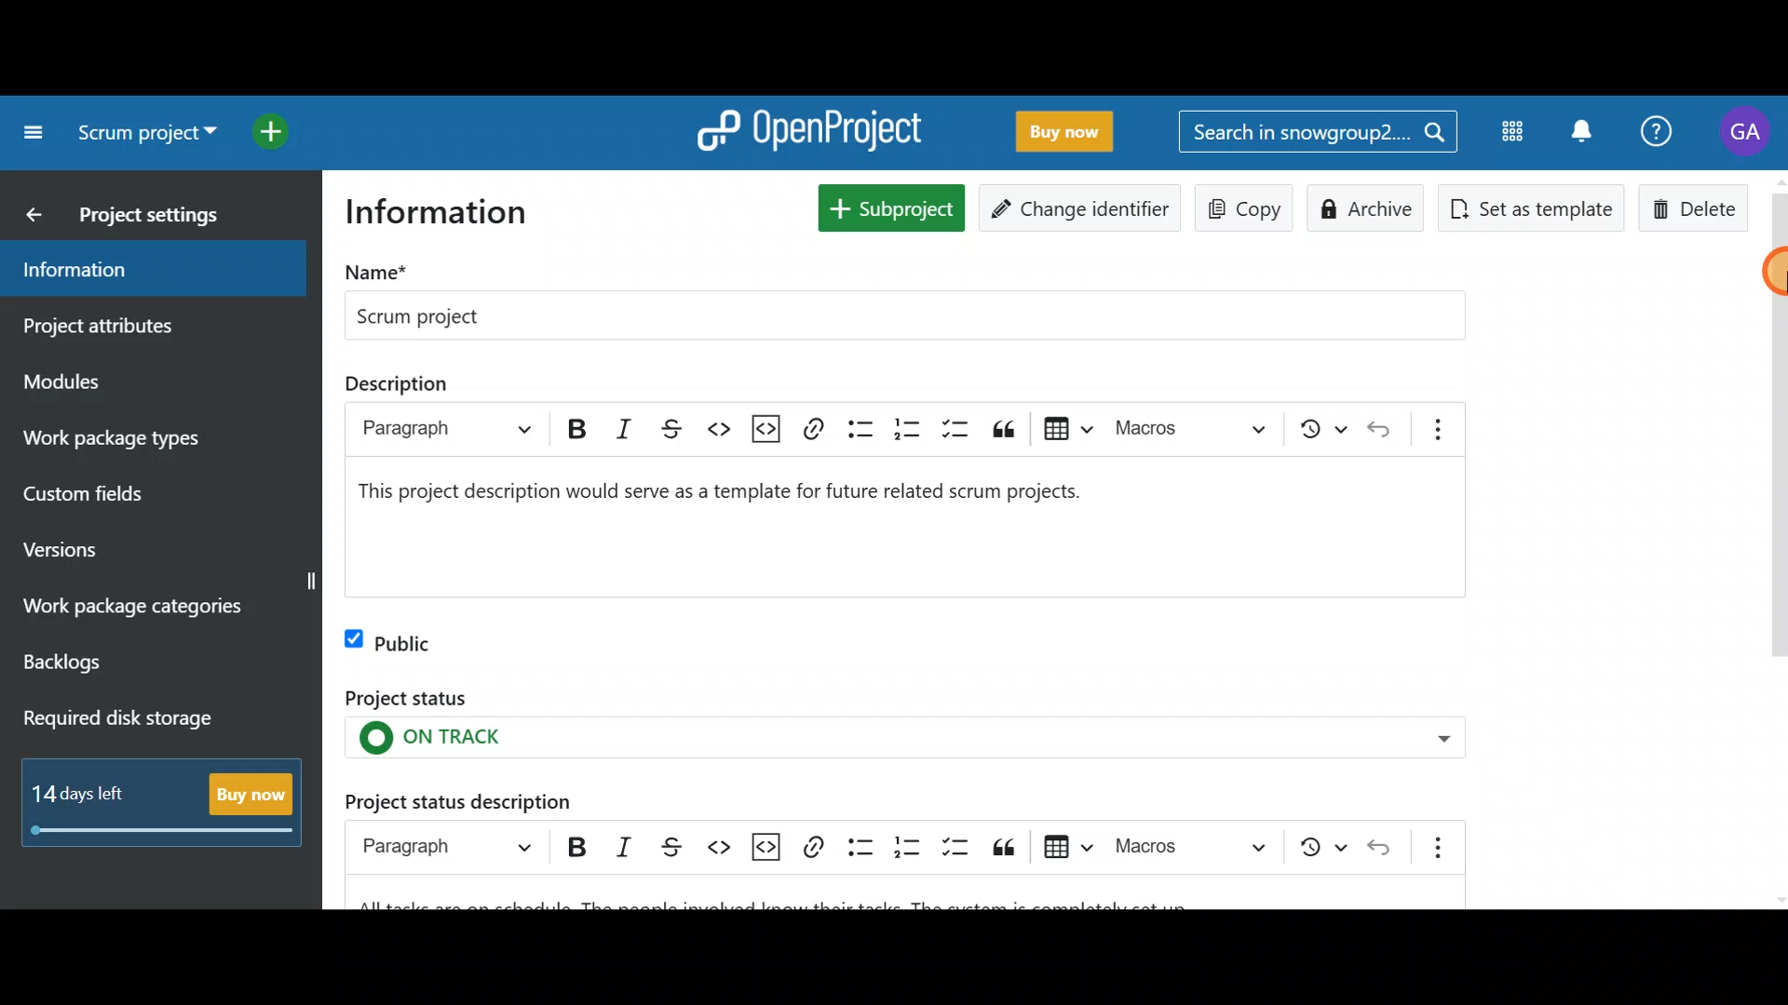  What do you see at coordinates (860, 846) in the screenshot?
I see `Bulleted list` at bounding box center [860, 846].